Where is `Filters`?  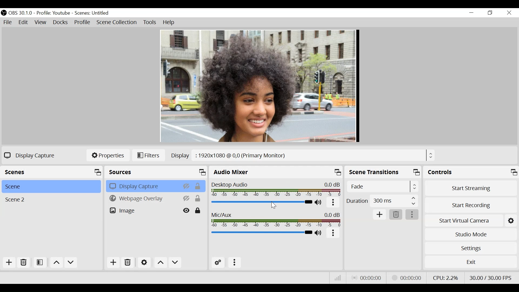 Filters is located at coordinates (148, 155).